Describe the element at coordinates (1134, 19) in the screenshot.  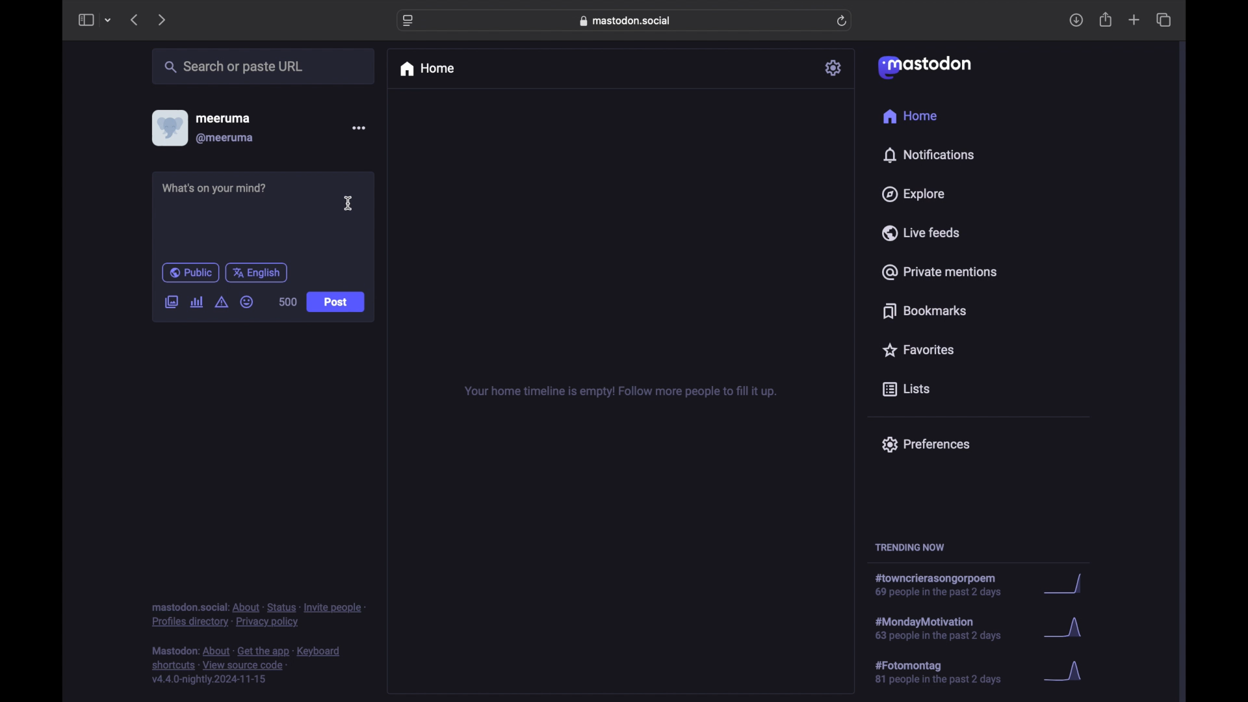
I see `new tab` at that location.